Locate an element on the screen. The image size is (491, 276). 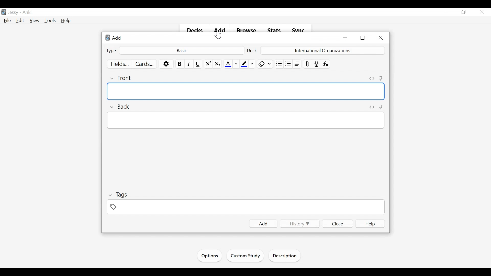
Ordered list is located at coordinates (288, 63).